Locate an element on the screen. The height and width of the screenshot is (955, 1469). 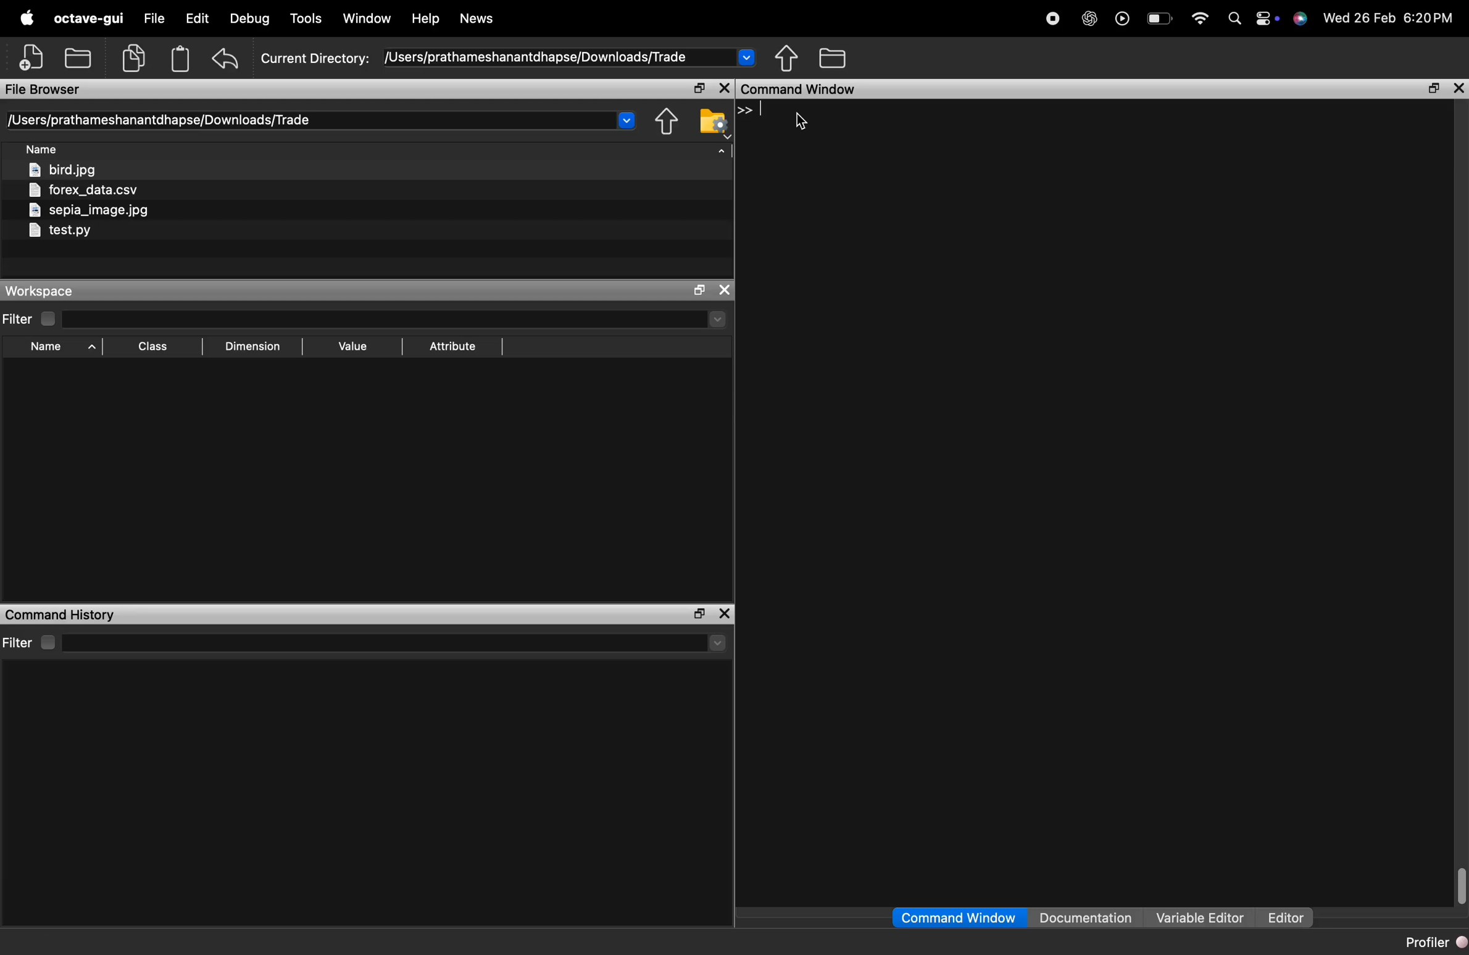
Editor is located at coordinates (1286, 918).